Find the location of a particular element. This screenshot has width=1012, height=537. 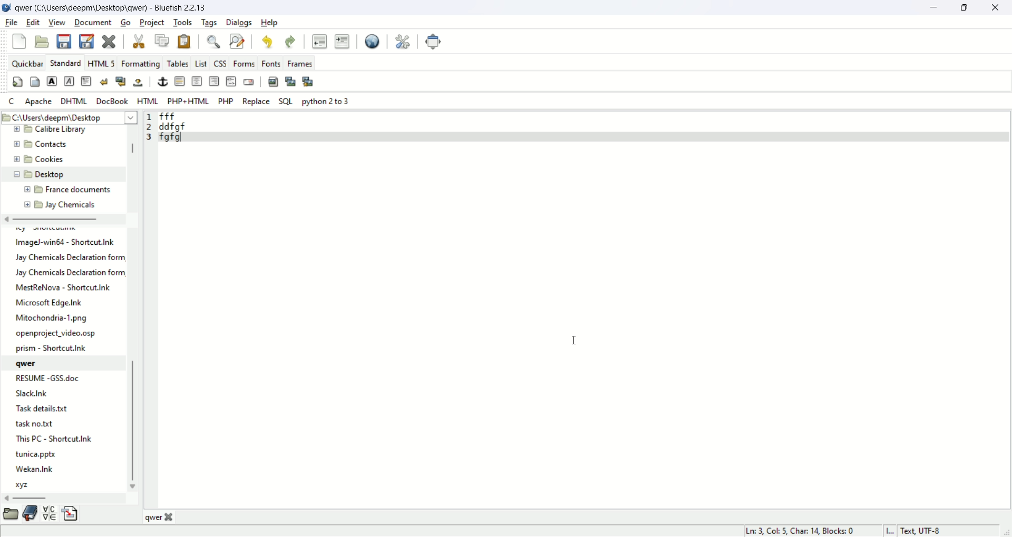

project is located at coordinates (151, 22).